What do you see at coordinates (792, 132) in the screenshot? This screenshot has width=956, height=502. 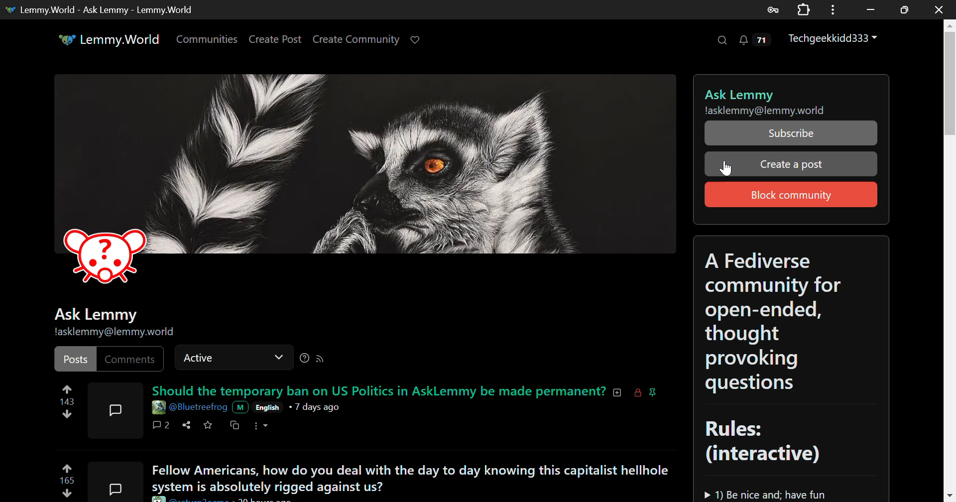 I see `Subscribe` at bounding box center [792, 132].